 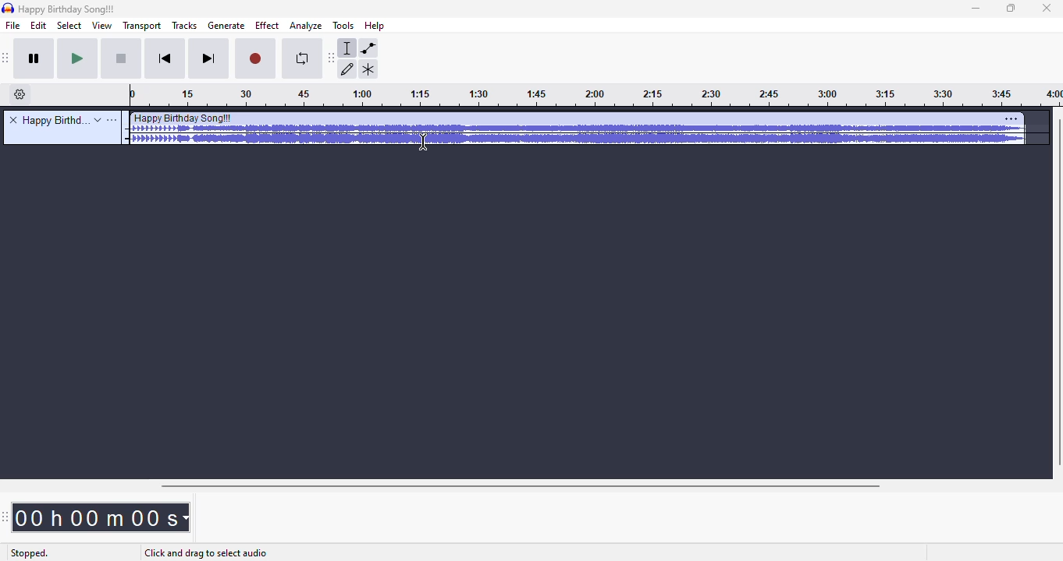 I want to click on draw tool, so click(x=348, y=69).